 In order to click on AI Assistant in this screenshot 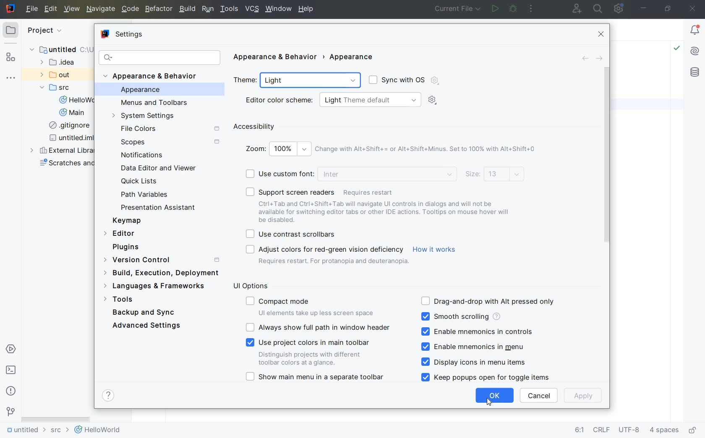, I will do `click(695, 51)`.